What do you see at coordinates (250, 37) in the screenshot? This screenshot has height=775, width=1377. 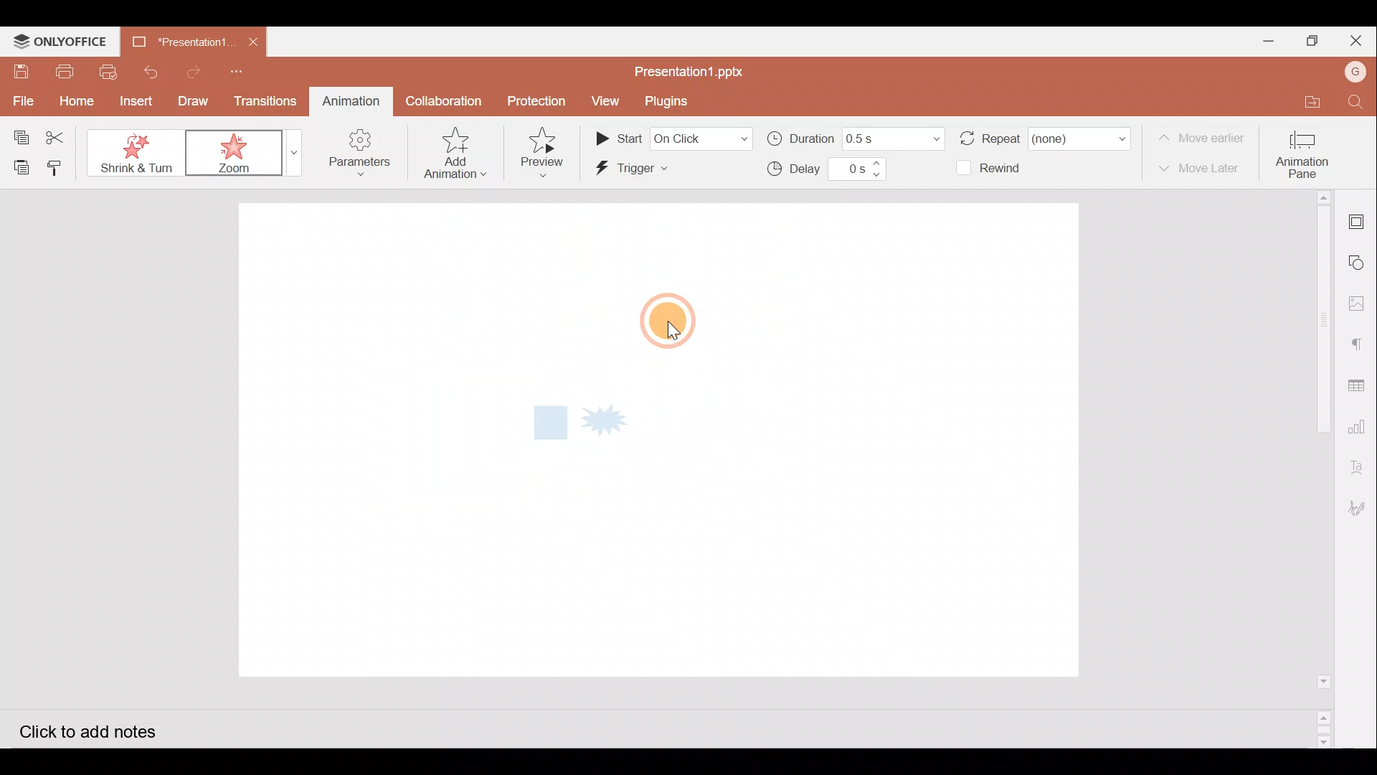 I see `Close document` at bounding box center [250, 37].